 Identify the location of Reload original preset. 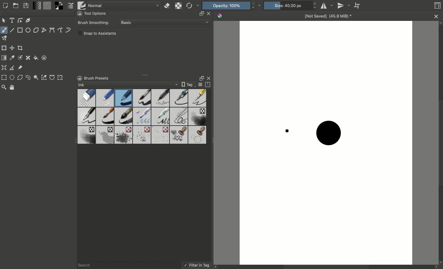
(192, 6).